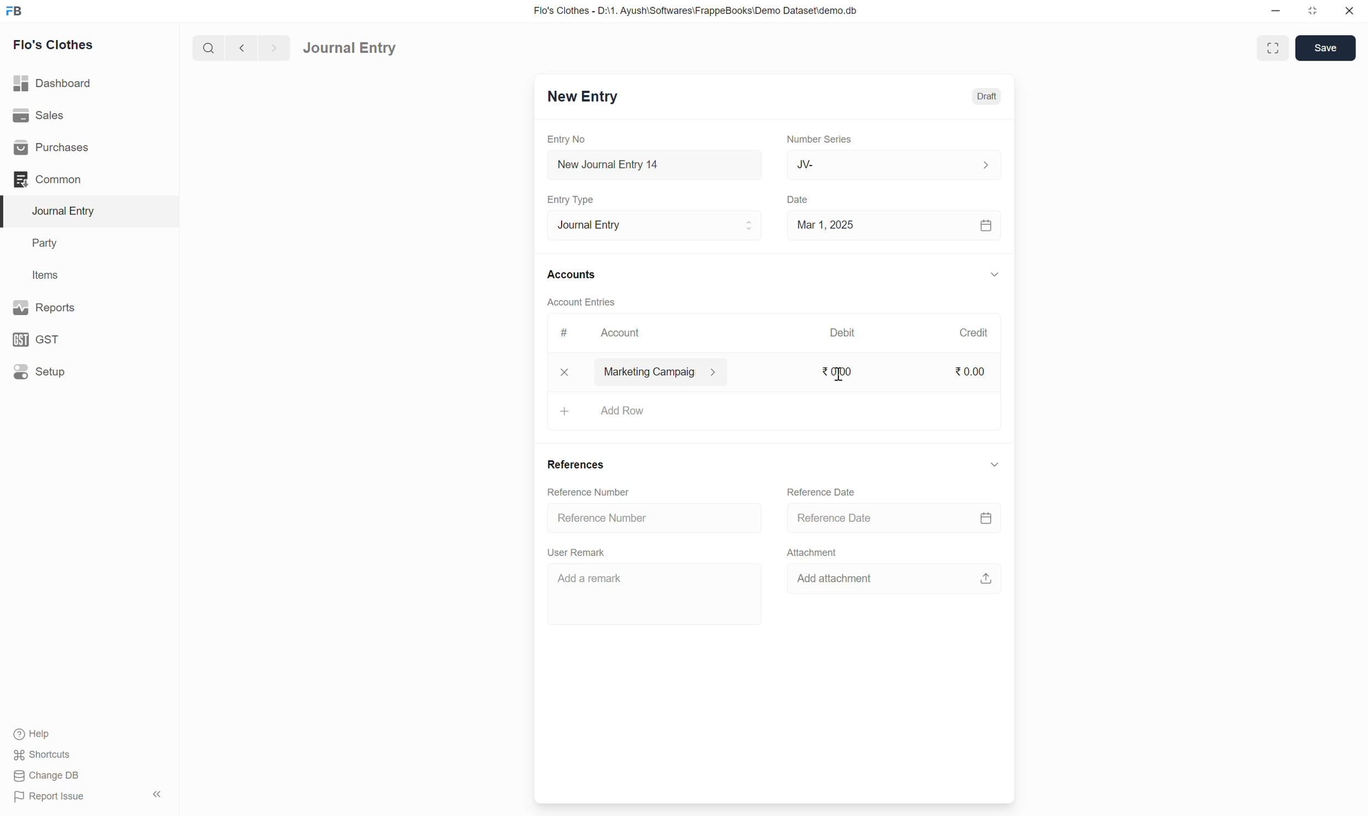 This screenshot has height=816, width=1368. Describe the element at coordinates (565, 410) in the screenshot. I see `+` at that location.